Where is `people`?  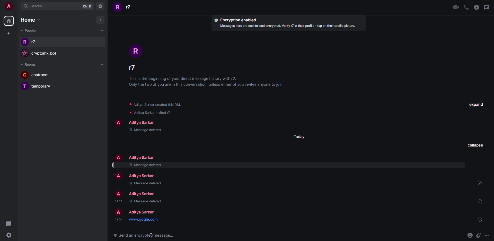
people is located at coordinates (145, 175).